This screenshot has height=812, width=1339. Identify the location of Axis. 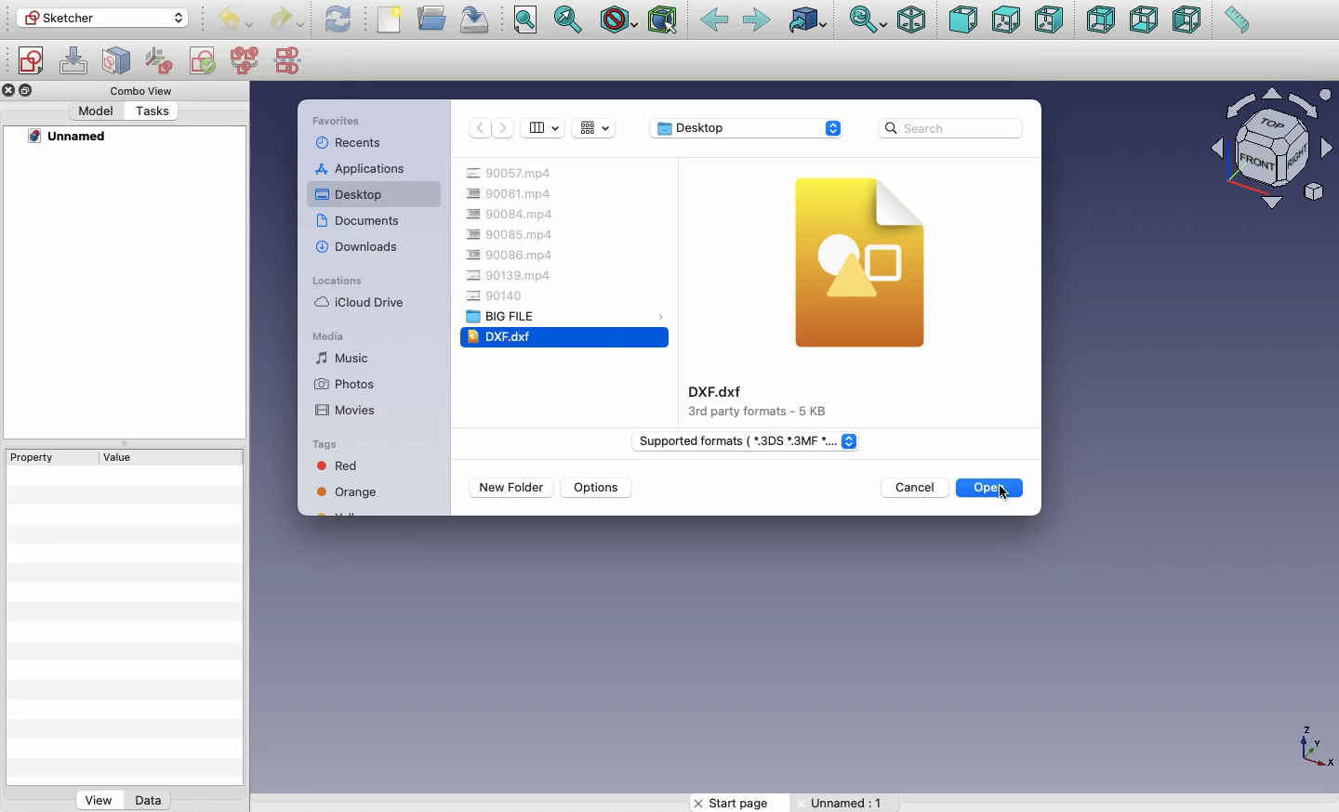
(1316, 750).